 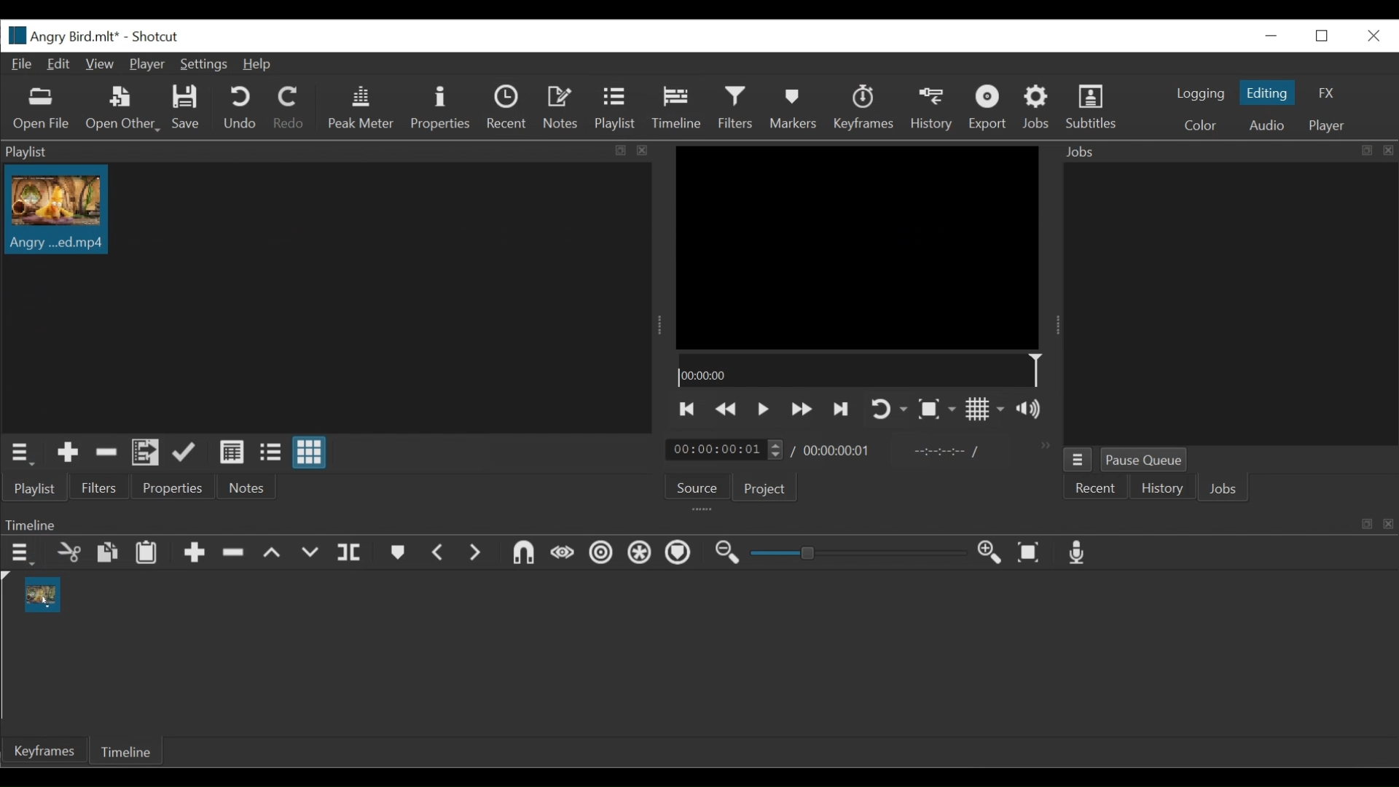 I want to click on Ripple Delete, so click(x=234, y=553).